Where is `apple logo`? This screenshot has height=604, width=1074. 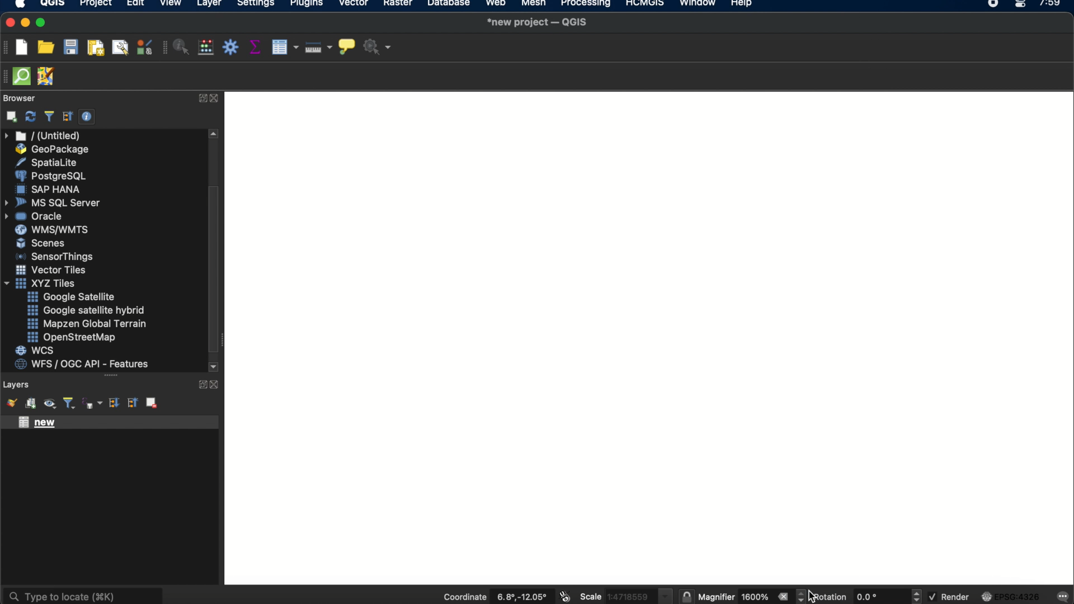
apple logo is located at coordinates (18, 4).